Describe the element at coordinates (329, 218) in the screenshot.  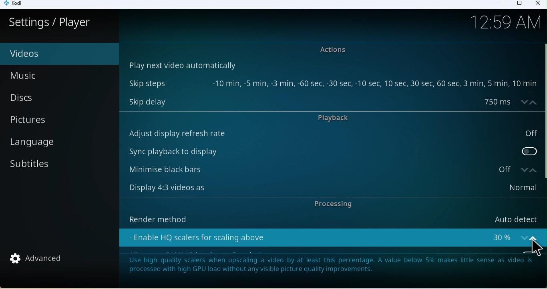
I see `Render method` at that location.